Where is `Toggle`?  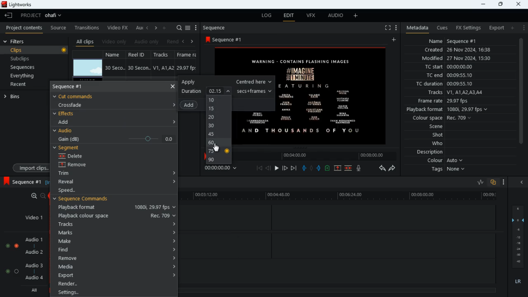 Toggle is located at coordinates (16, 245).